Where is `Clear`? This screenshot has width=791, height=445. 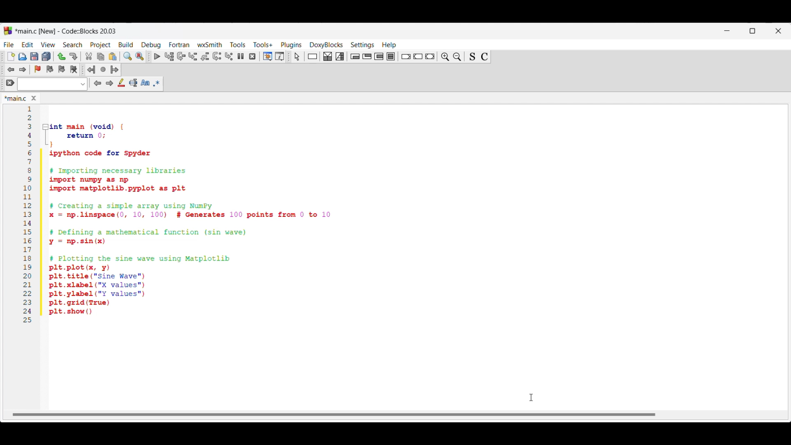
Clear is located at coordinates (10, 82).